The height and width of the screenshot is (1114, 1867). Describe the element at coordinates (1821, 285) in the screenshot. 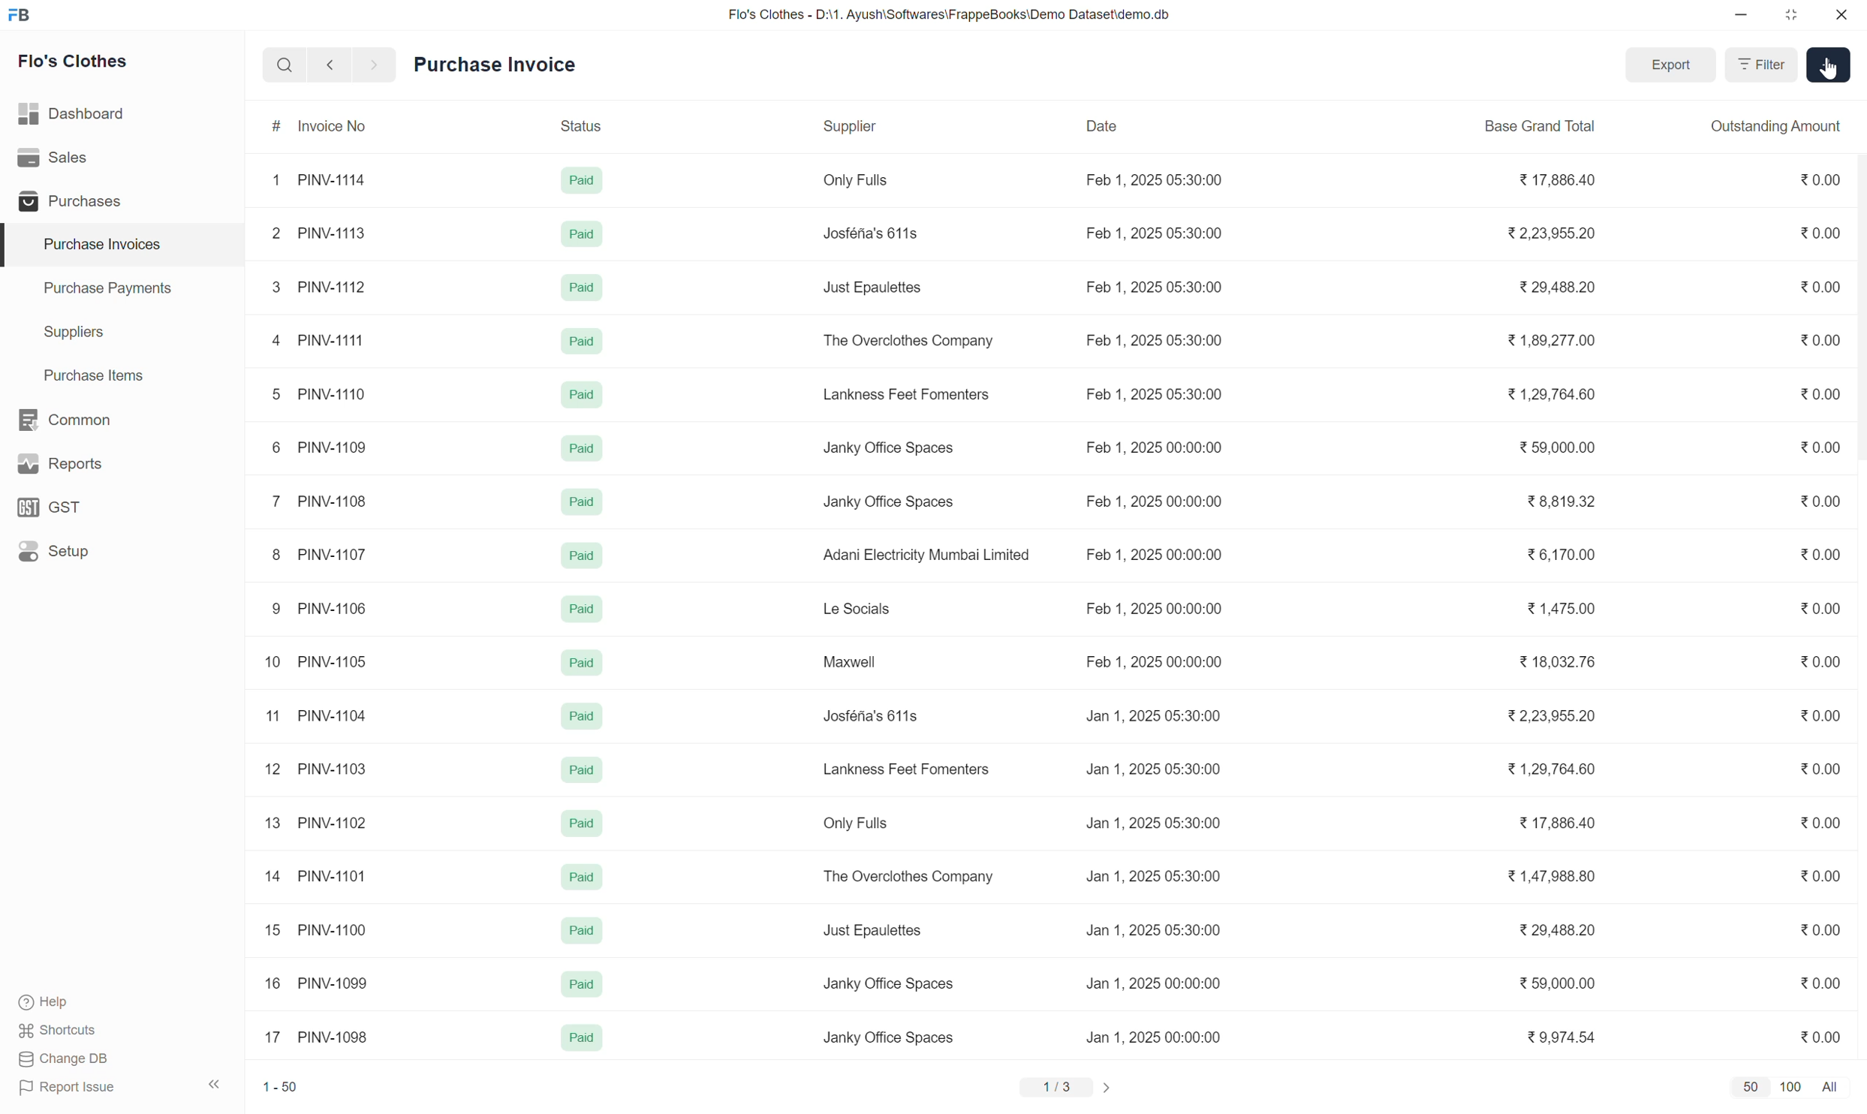

I see `0.00` at that location.